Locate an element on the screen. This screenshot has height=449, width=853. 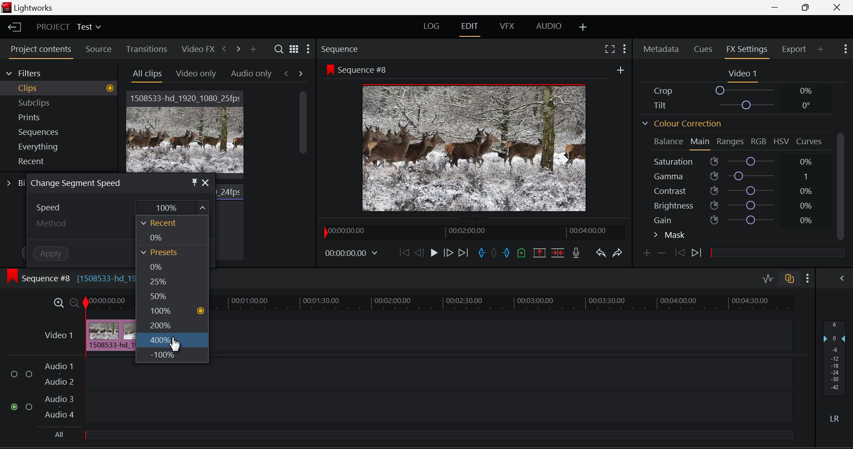
Audio 3 is located at coordinates (60, 400).